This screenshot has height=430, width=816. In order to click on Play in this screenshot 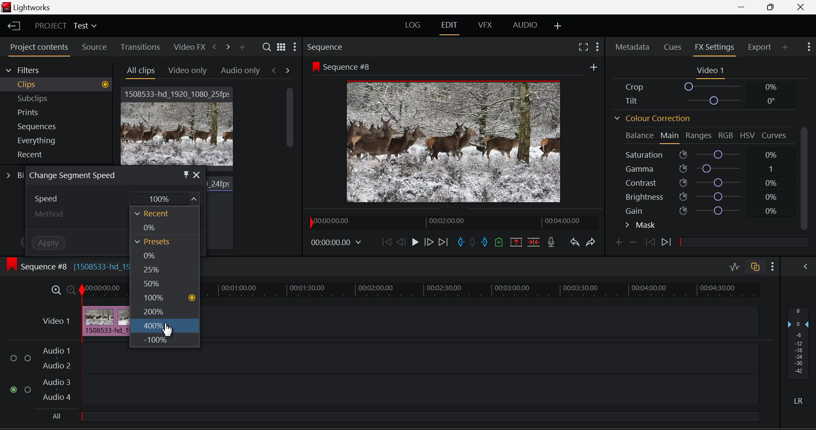, I will do `click(416, 243)`.